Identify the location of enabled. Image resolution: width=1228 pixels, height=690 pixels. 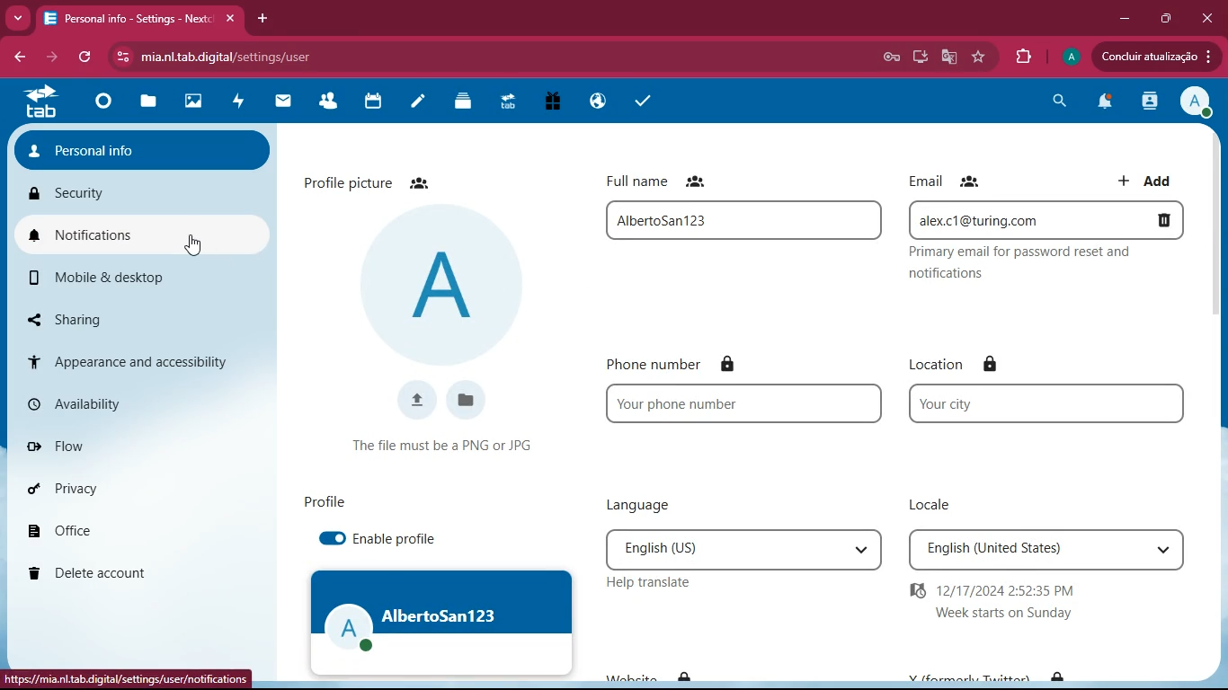
(327, 540).